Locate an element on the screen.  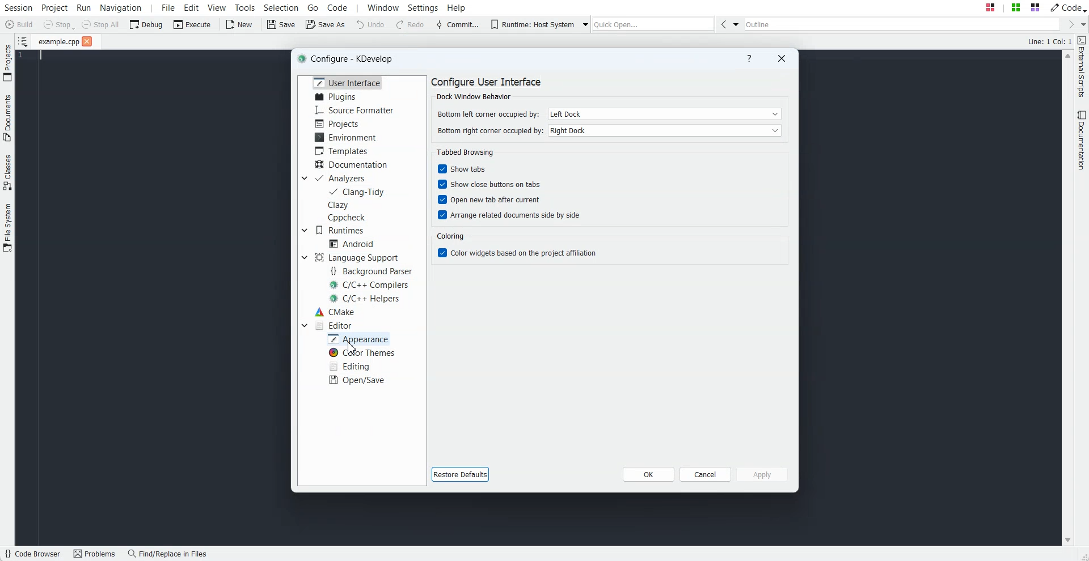
Drop down box is located at coordinates (304, 325).